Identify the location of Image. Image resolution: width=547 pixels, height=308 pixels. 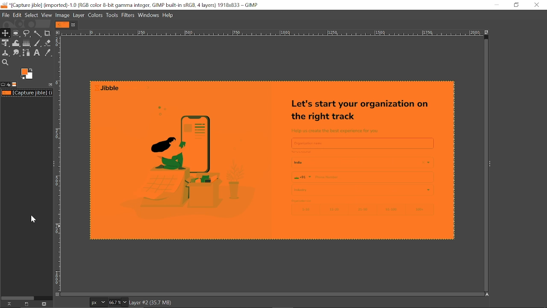
(63, 15).